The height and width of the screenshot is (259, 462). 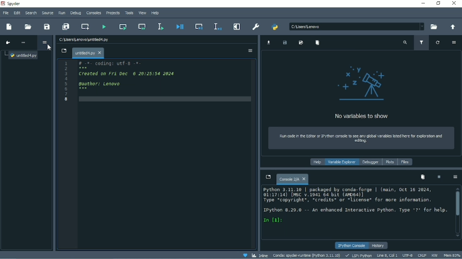 What do you see at coordinates (316, 162) in the screenshot?
I see `Help` at bounding box center [316, 162].